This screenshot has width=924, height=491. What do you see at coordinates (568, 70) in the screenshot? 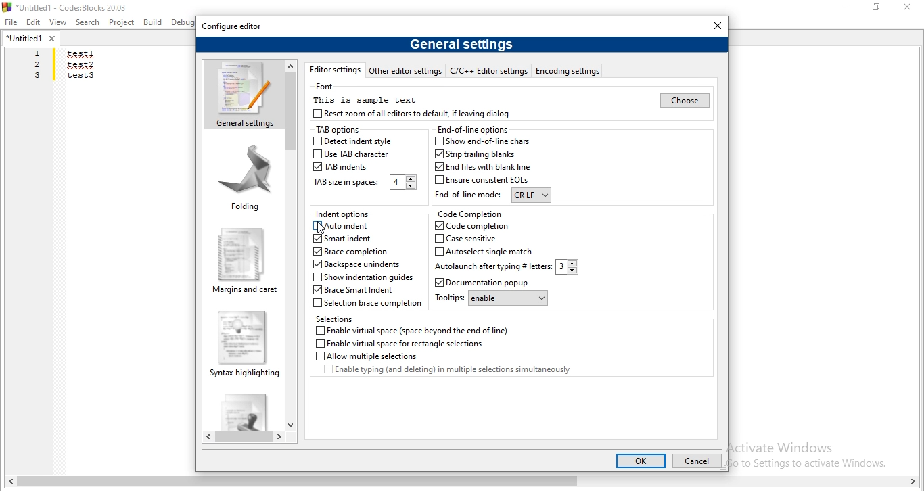
I see `Encoding settings` at bounding box center [568, 70].